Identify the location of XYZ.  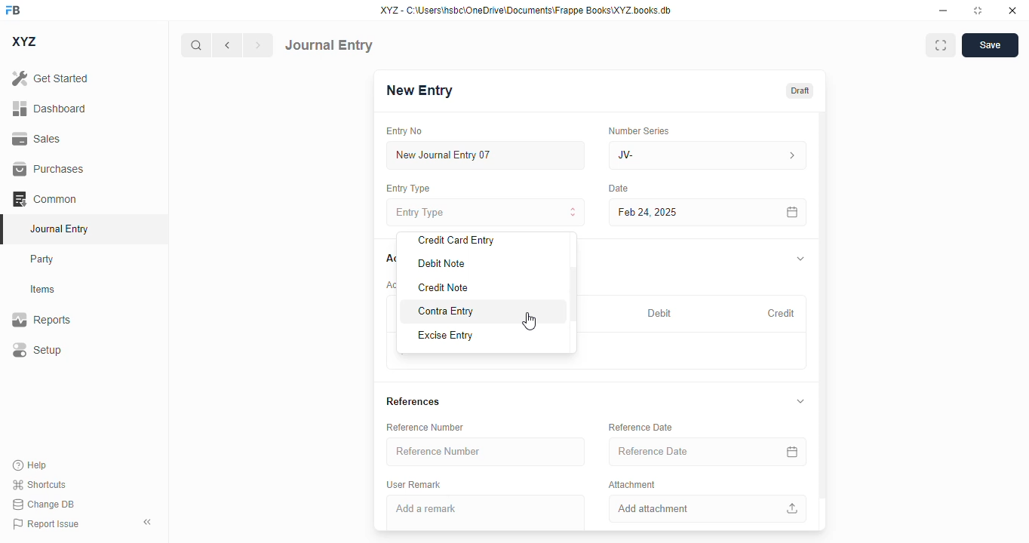
(23, 41).